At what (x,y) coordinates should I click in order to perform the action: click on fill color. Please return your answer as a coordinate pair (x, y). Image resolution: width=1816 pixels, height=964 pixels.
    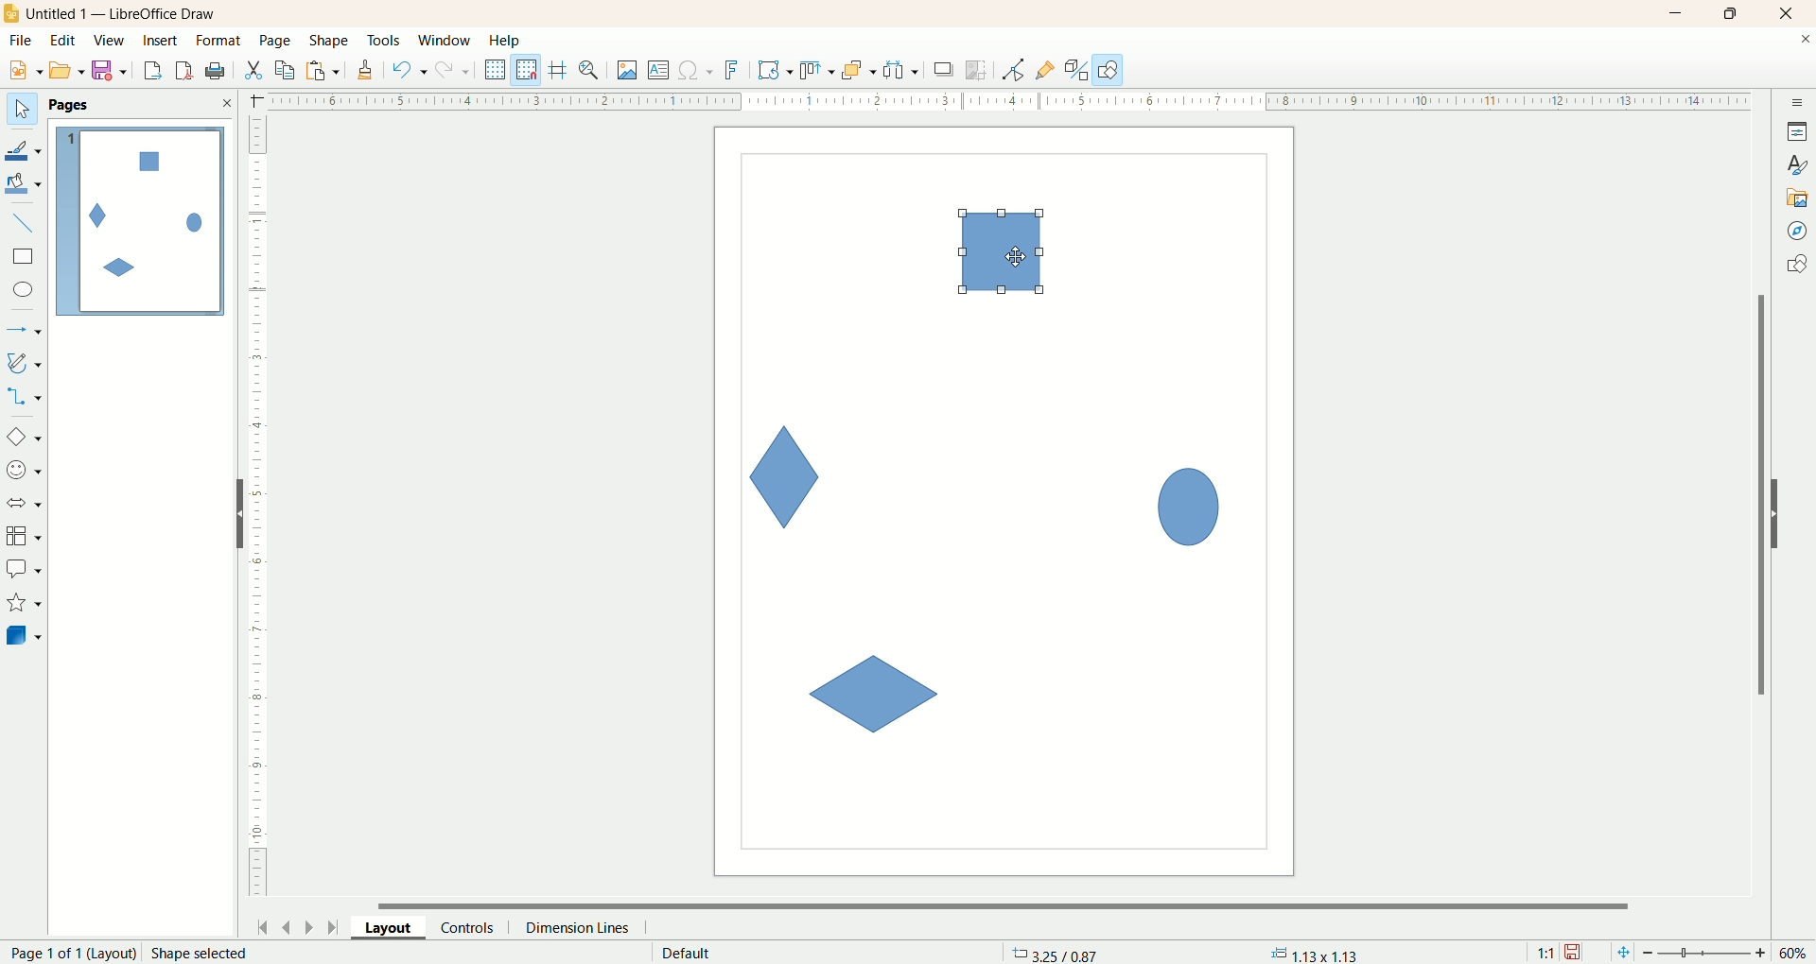
    Looking at the image, I should click on (26, 184).